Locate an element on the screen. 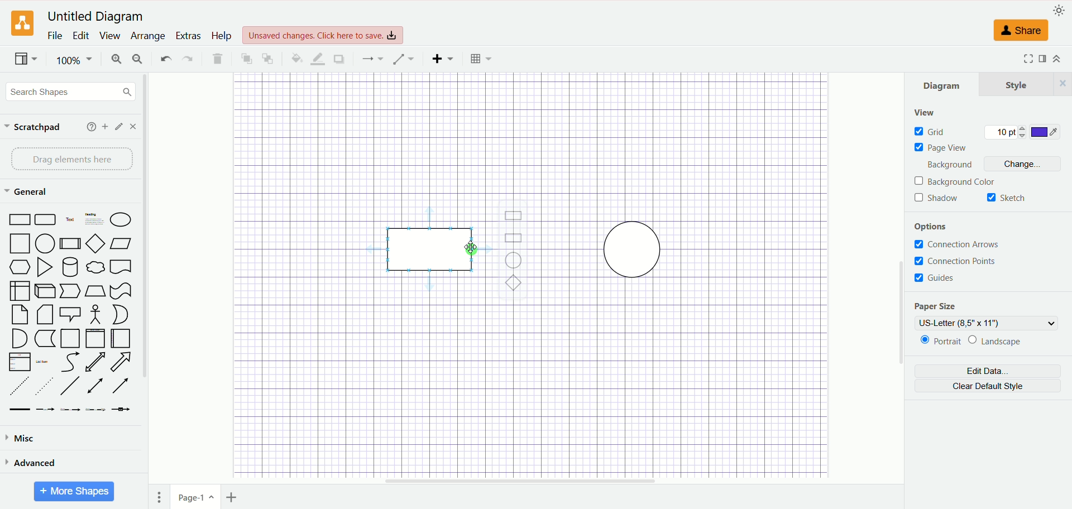 The image size is (1072, 509). Square is located at coordinates (20, 244).